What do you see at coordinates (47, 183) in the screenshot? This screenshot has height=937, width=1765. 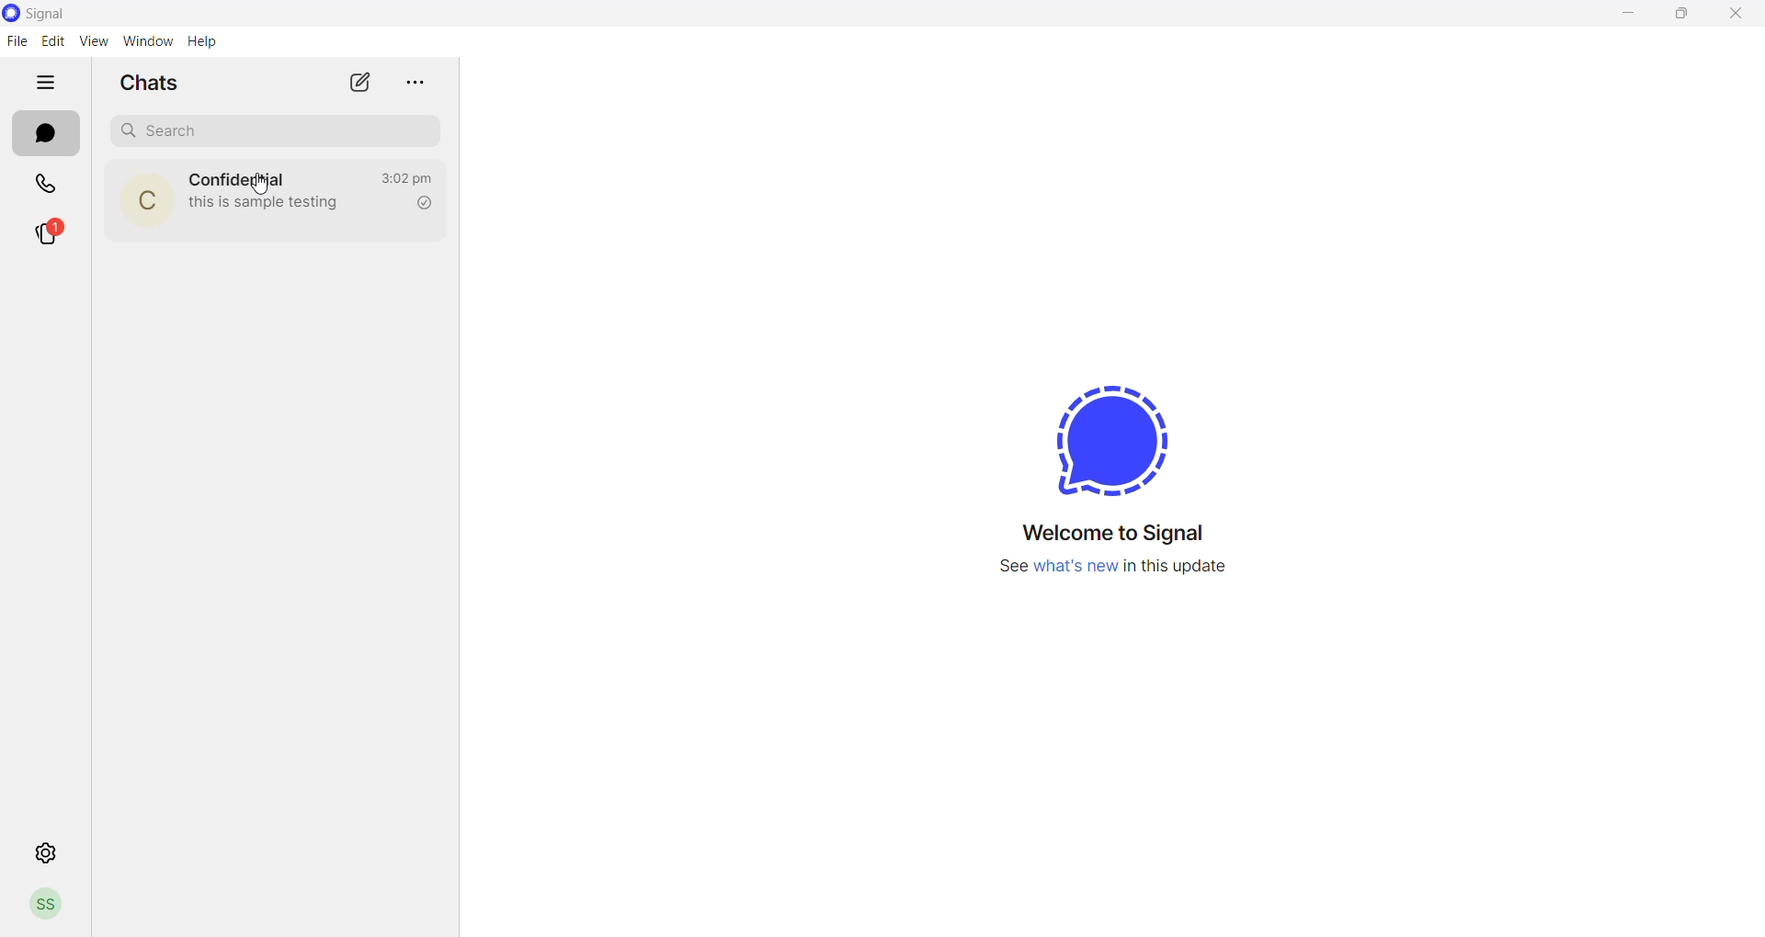 I see `calls` at bounding box center [47, 183].